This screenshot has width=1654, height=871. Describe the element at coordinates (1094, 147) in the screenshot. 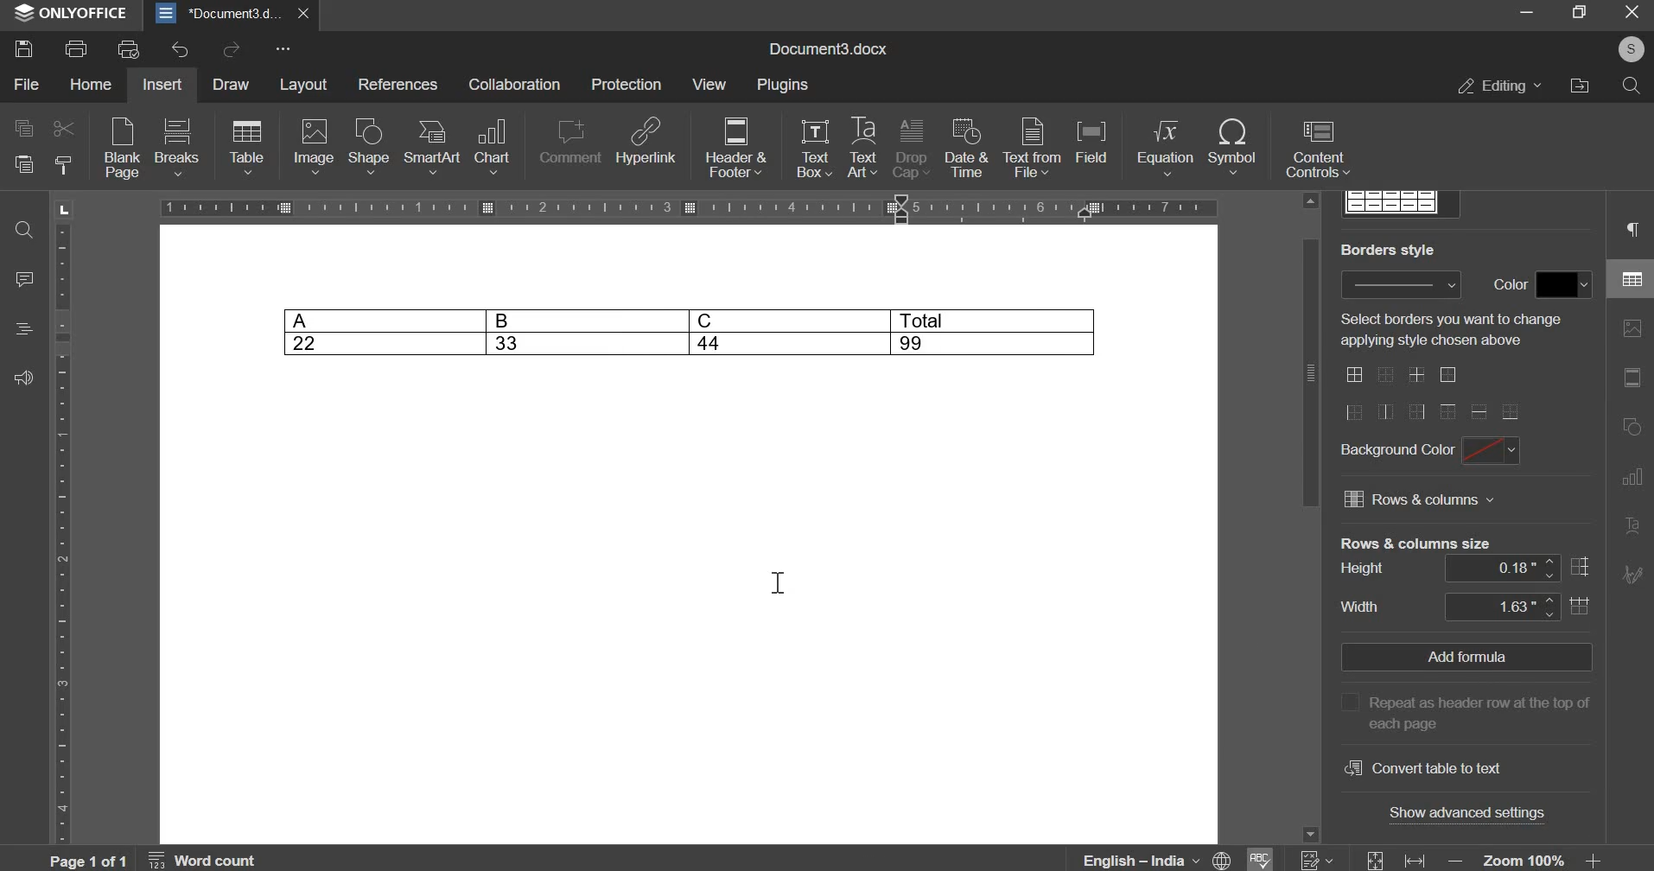

I see `field` at that location.